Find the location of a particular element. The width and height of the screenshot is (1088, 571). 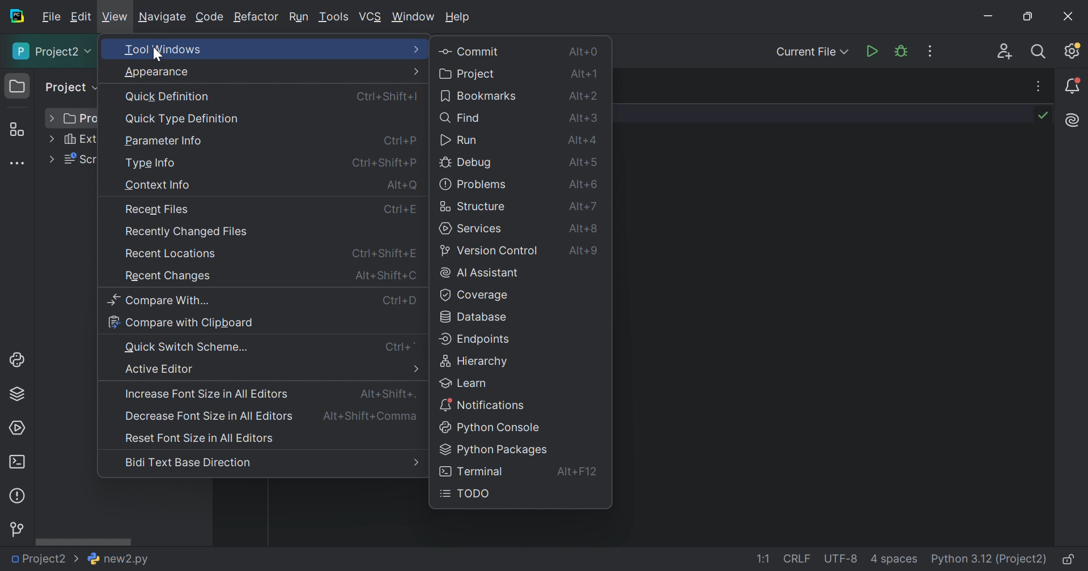

Alt+Shift+. is located at coordinates (386, 394).